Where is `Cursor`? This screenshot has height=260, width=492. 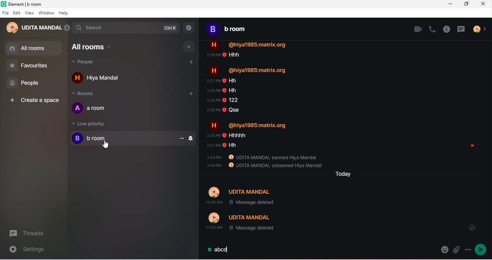 Cursor is located at coordinates (106, 144).